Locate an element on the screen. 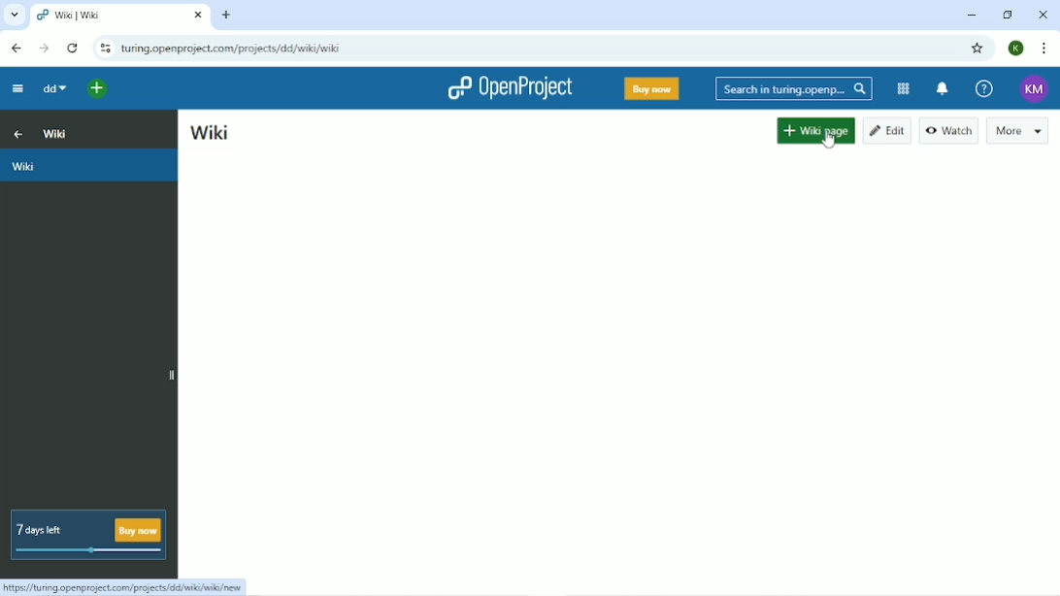 The image size is (1060, 596). Link is located at coordinates (126, 587).